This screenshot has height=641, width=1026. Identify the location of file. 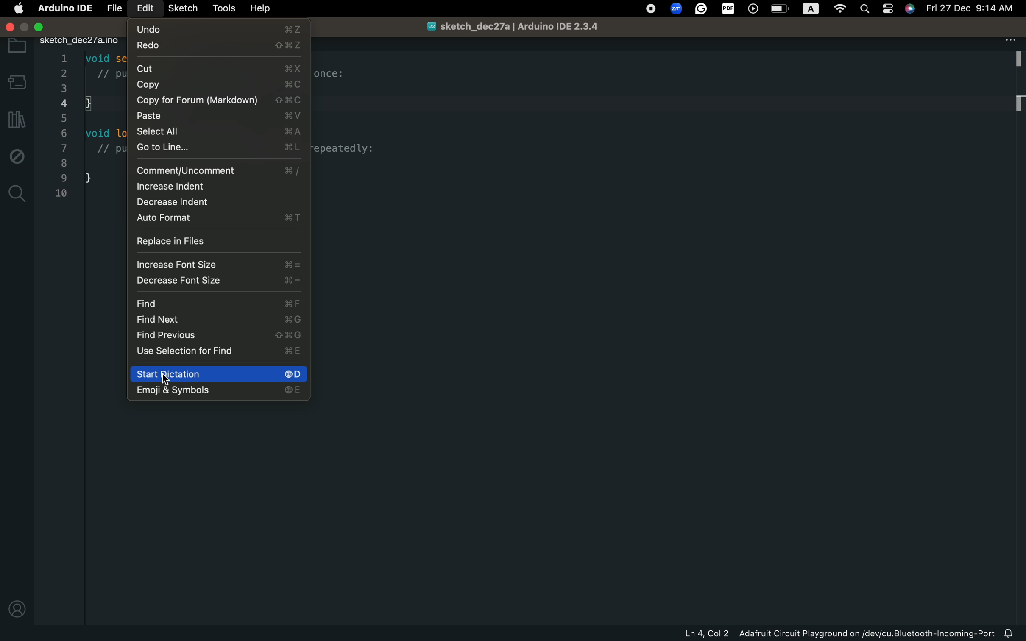
(113, 9).